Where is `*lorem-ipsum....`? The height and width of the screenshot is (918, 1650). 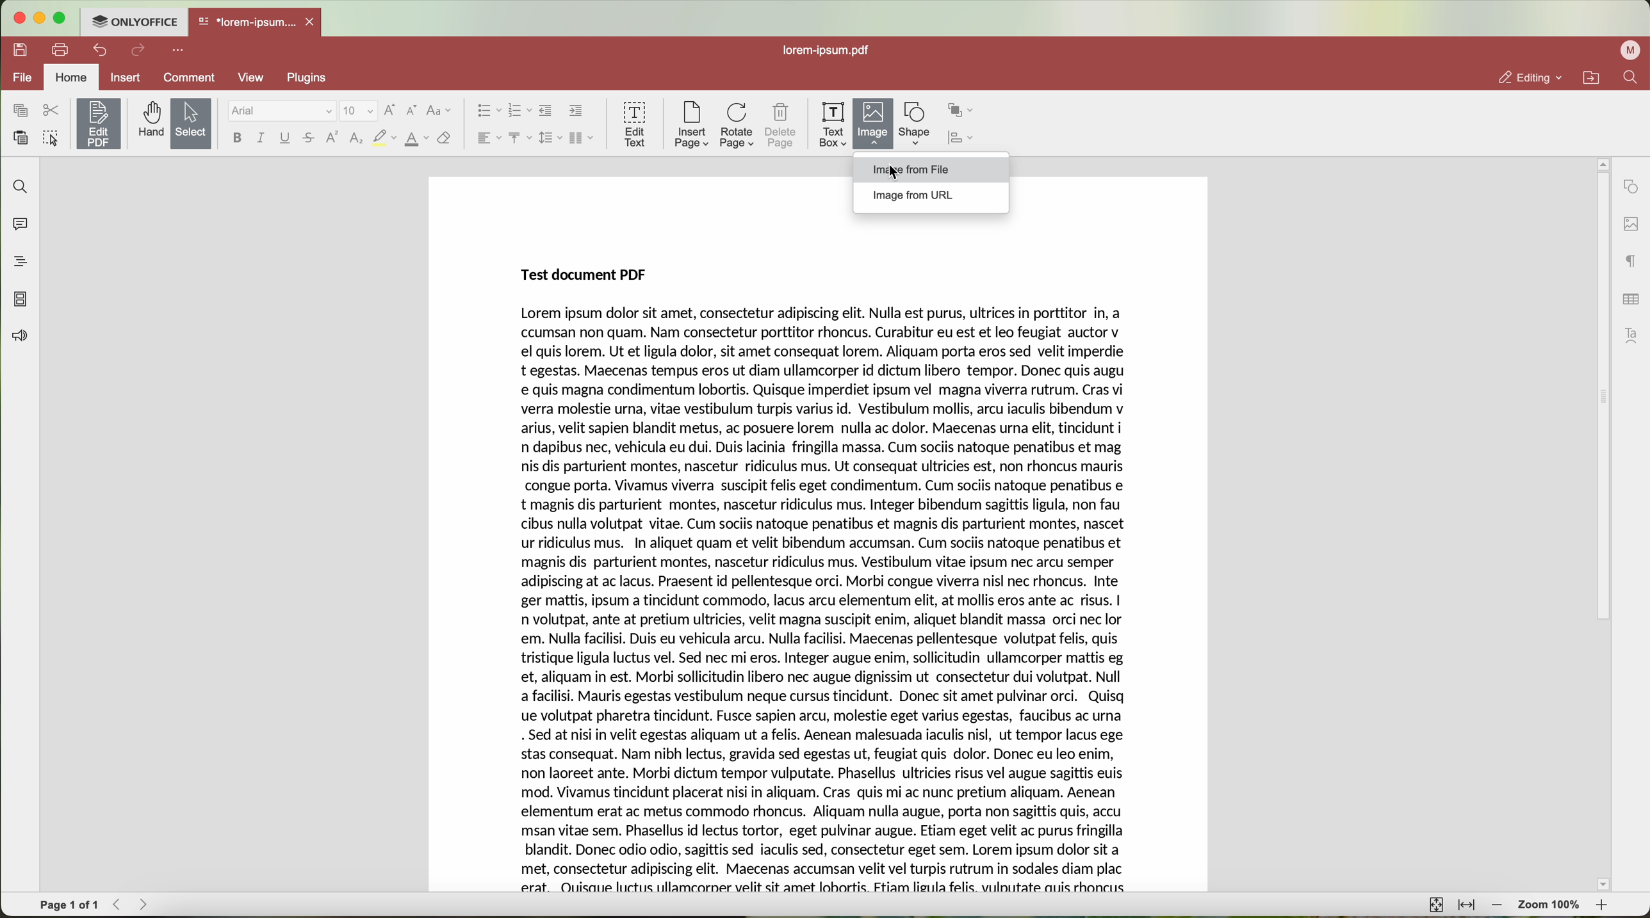 *lorem-ipsum.... is located at coordinates (246, 19).